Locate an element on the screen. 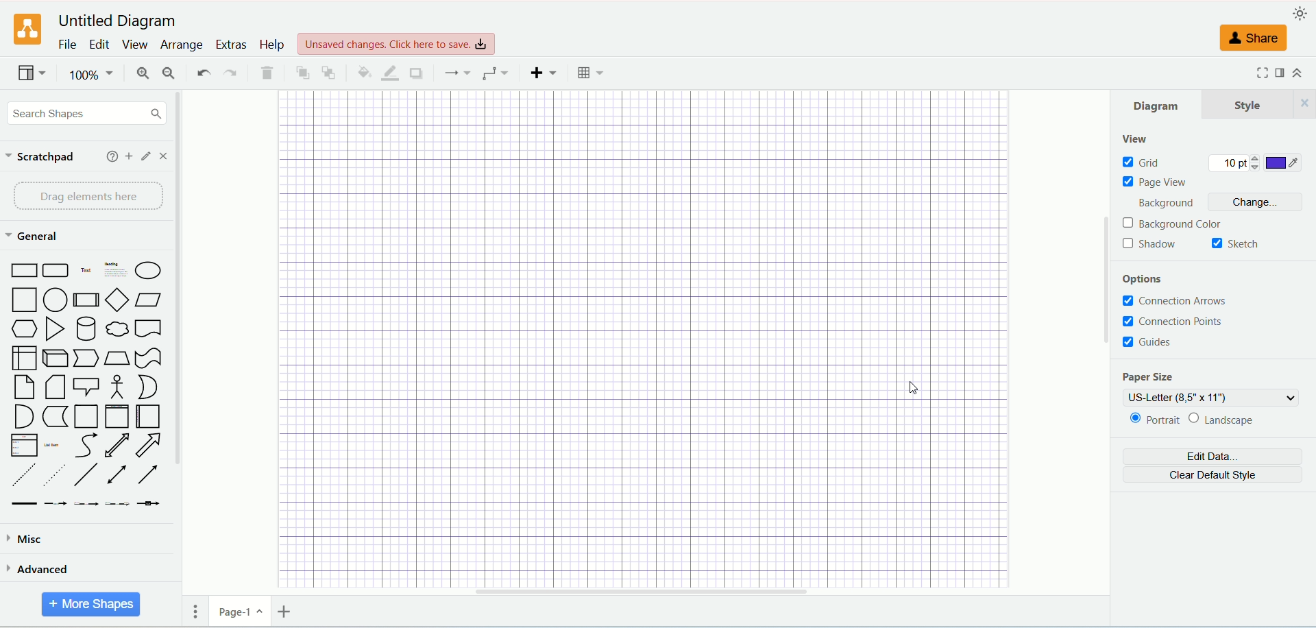 The width and height of the screenshot is (1316, 628). view is located at coordinates (28, 75).